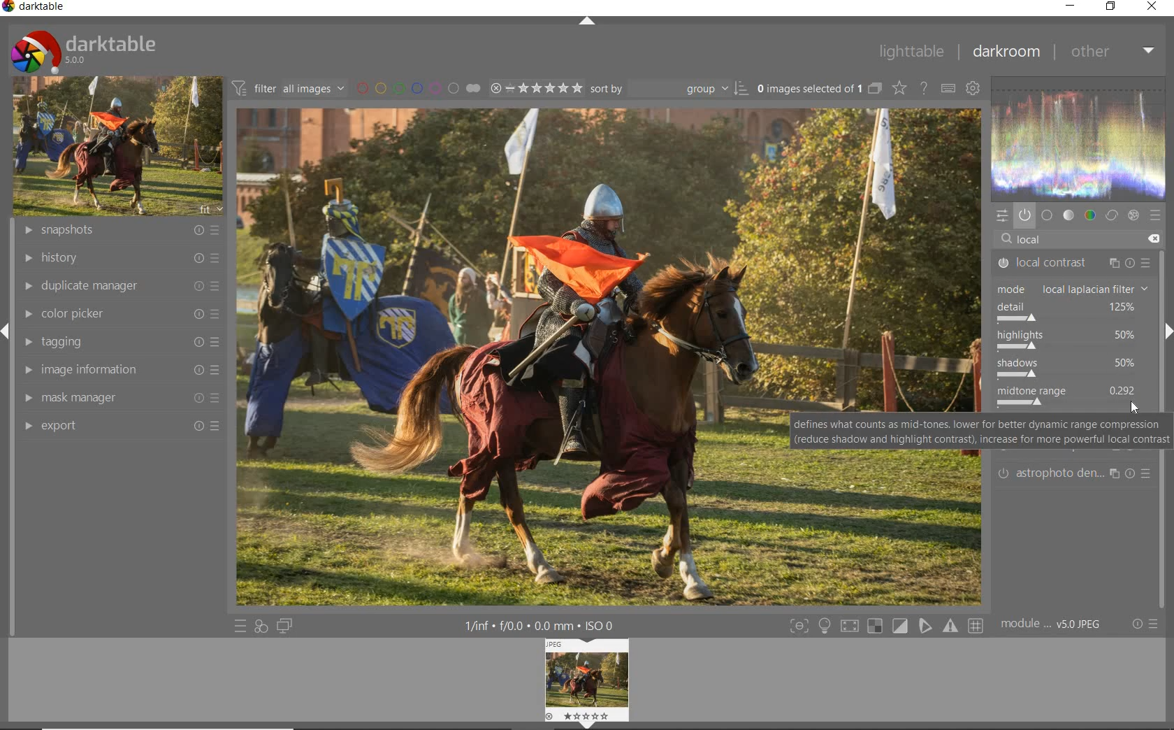 This screenshot has width=1174, height=730. What do you see at coordinates (1138, 408) in the screenshot?
I see `cursor` at bounding box center [1138, 408].